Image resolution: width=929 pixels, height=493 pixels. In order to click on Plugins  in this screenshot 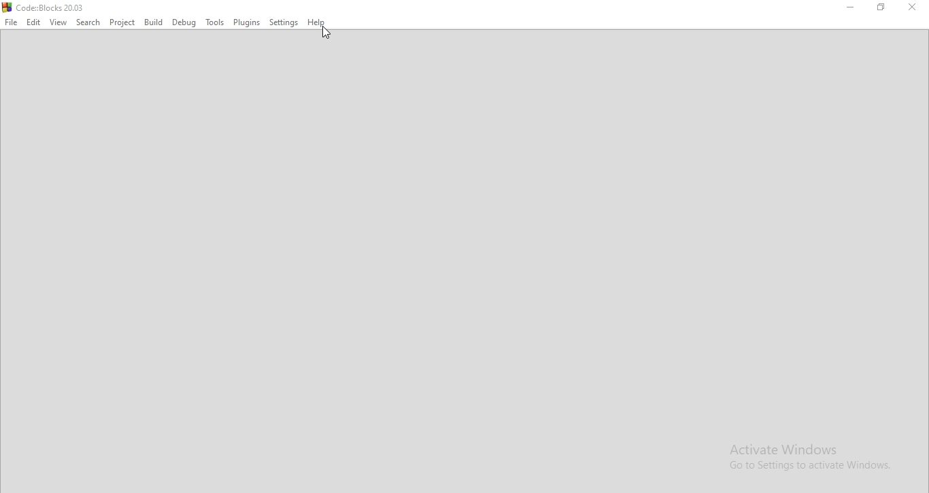, I will do `click(246, 24)`.